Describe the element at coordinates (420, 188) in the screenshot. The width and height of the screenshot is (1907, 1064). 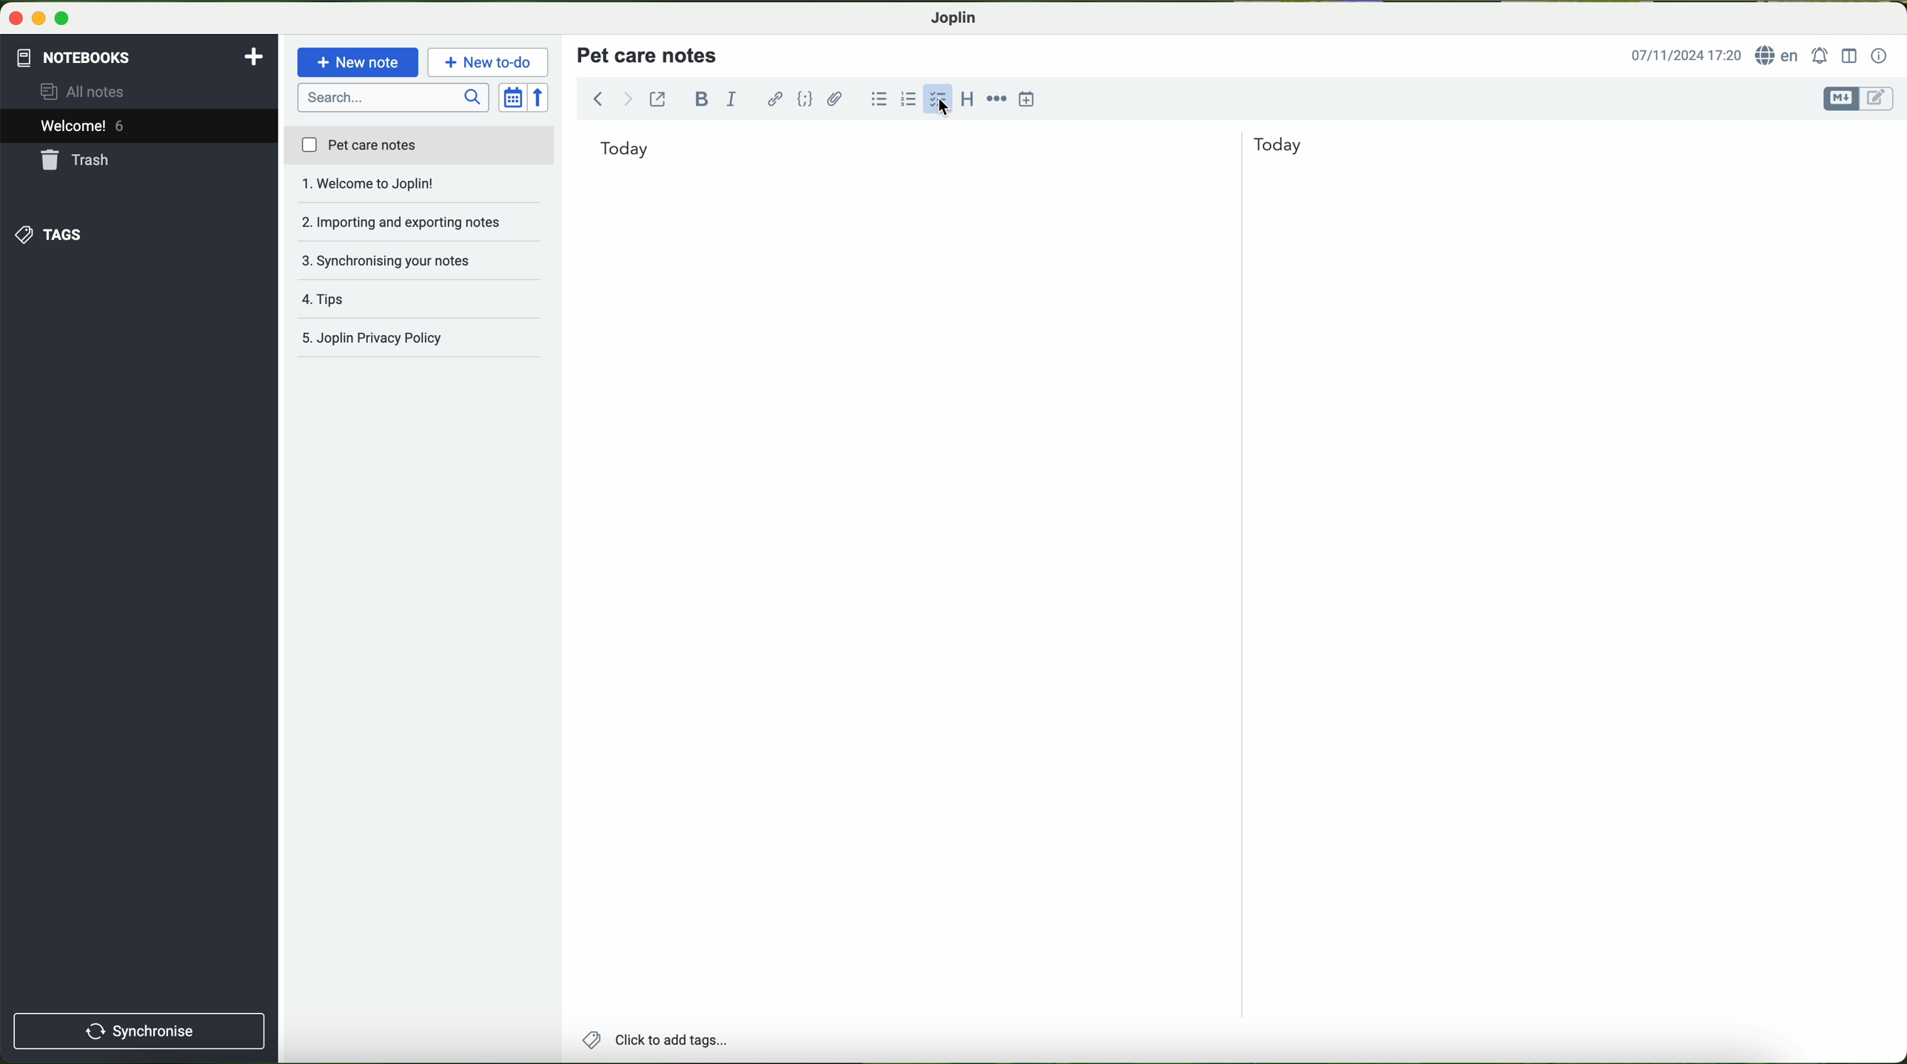
I see `importing and exporting notes` at that location.